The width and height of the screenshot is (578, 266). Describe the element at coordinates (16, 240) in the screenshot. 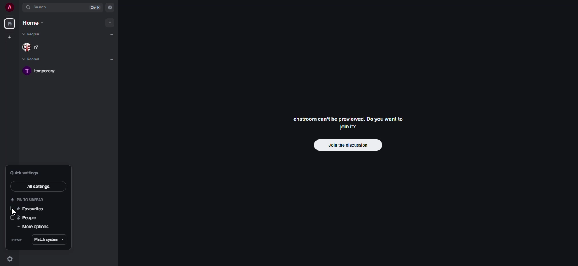

I see `theme` at that location.